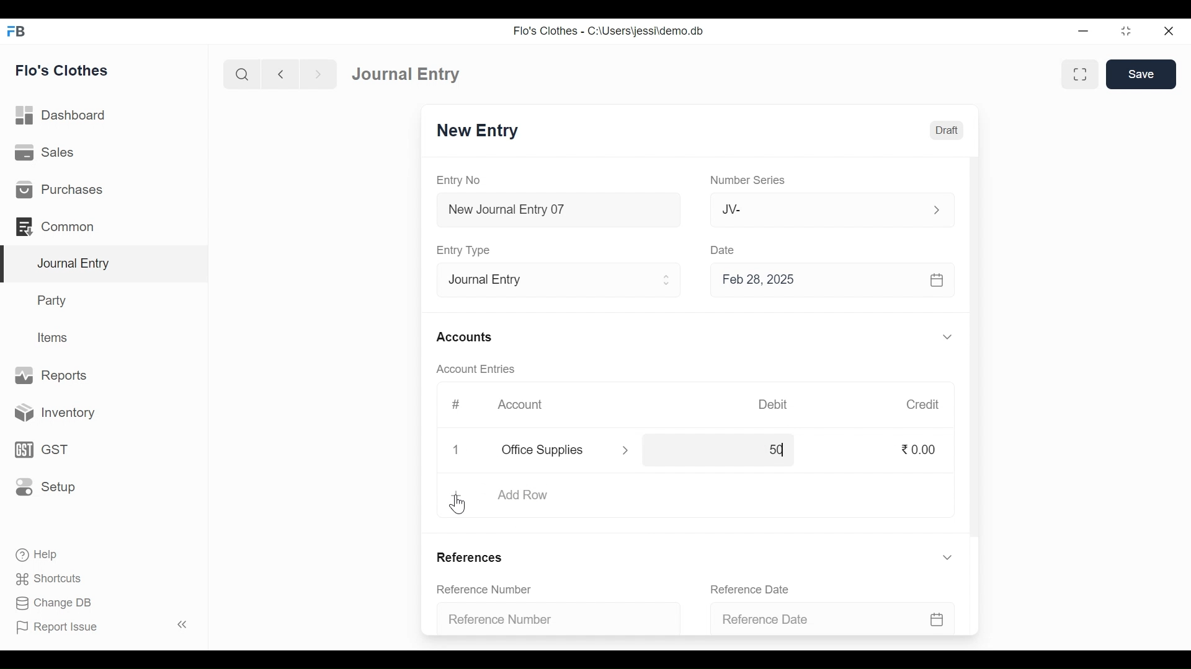 This screenshot has height=669, width=1191. Describe the element at coordinates (457, 452) in the screenshot. I see `Close` at that location.